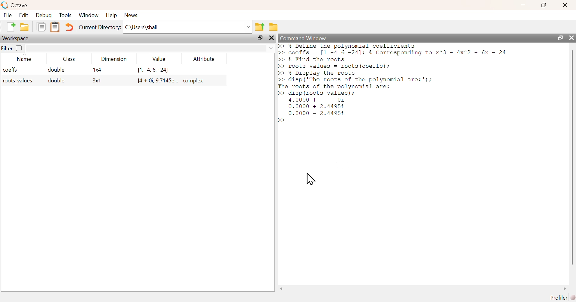  What do you see at coordinates (270, 48) in the screenshot?
I see `dropdown` at bounding box center [270, 48].